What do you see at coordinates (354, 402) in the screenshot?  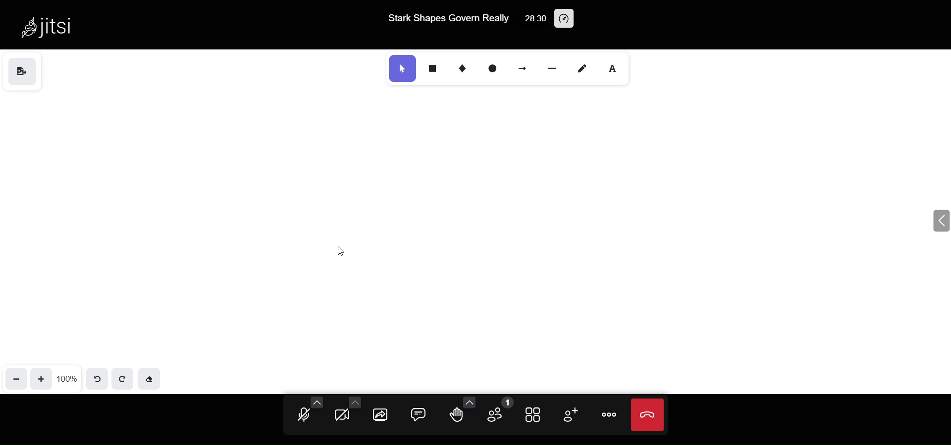 I see `more camera option` at bounding box center [354, 402].